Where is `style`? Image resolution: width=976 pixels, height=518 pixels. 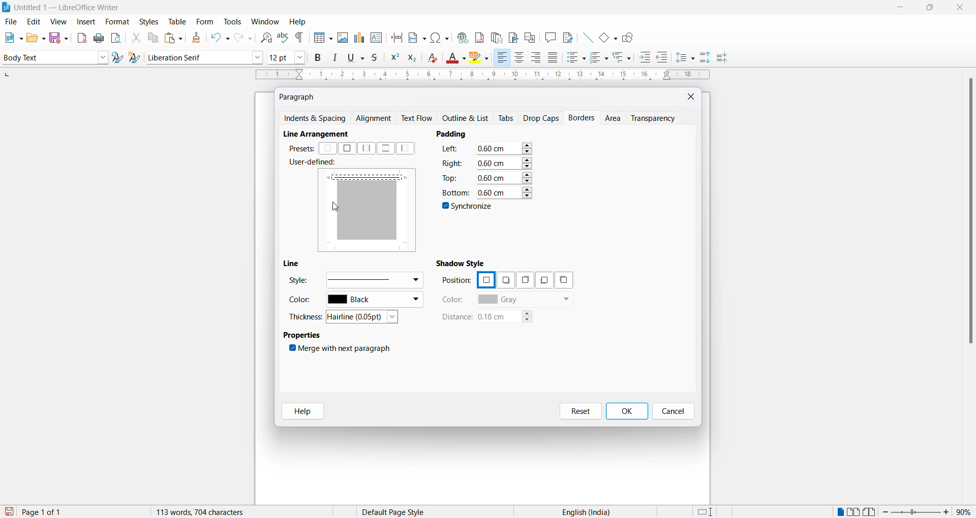 style is located at coordinates (47, 57).